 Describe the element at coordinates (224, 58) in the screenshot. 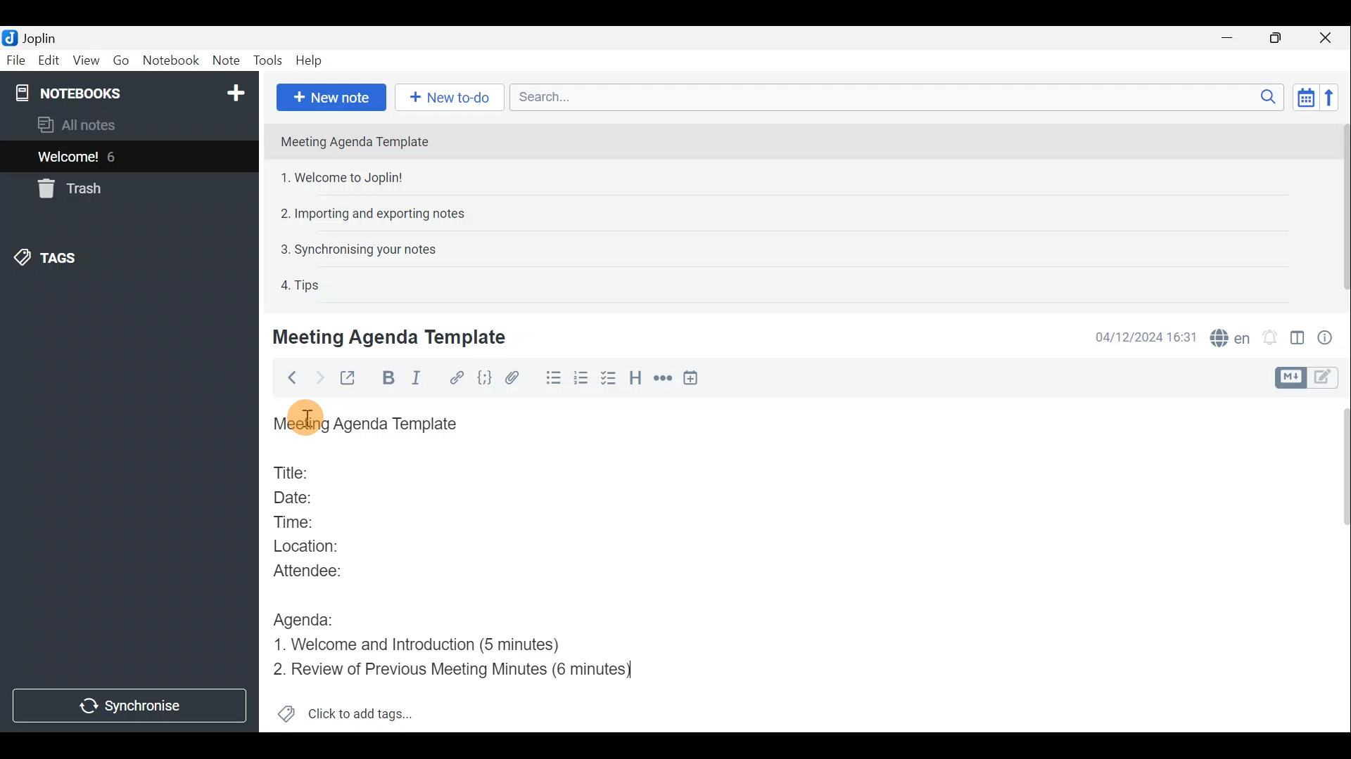

I see `Note` at that location.